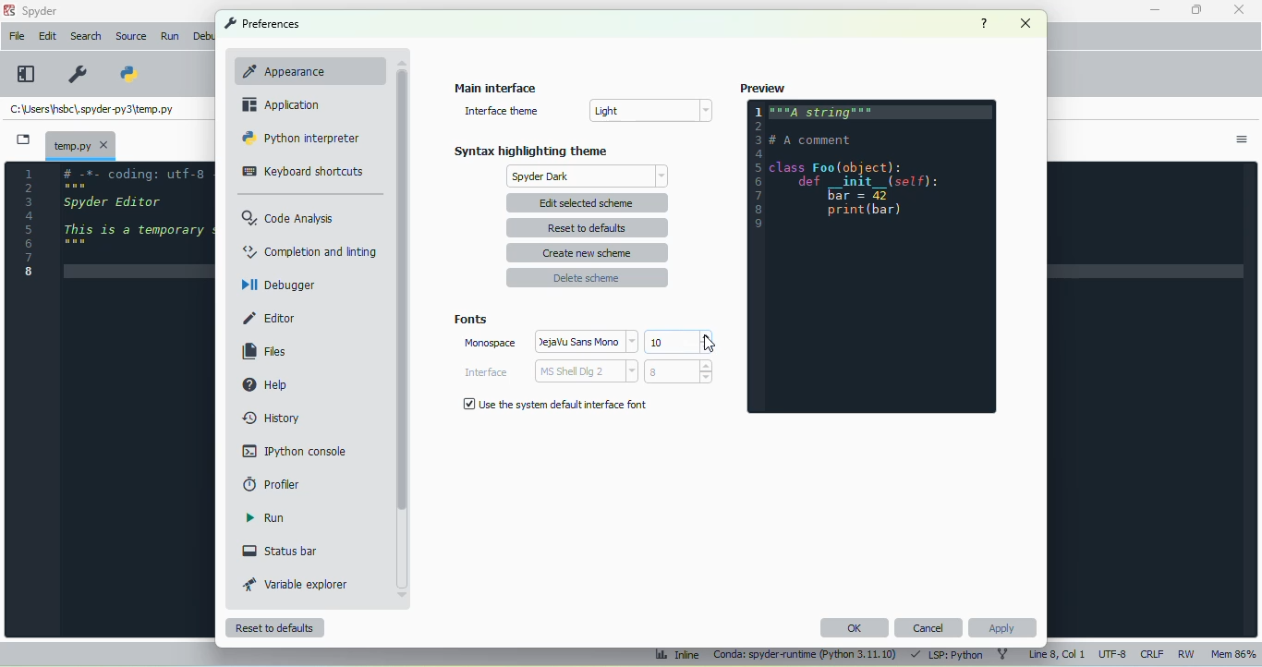 This screenshot has width=1262, height=667. What do you see at coordinates (29, 222) in the screenshot?
I see `line numbers` at bounding box center [29, 222].